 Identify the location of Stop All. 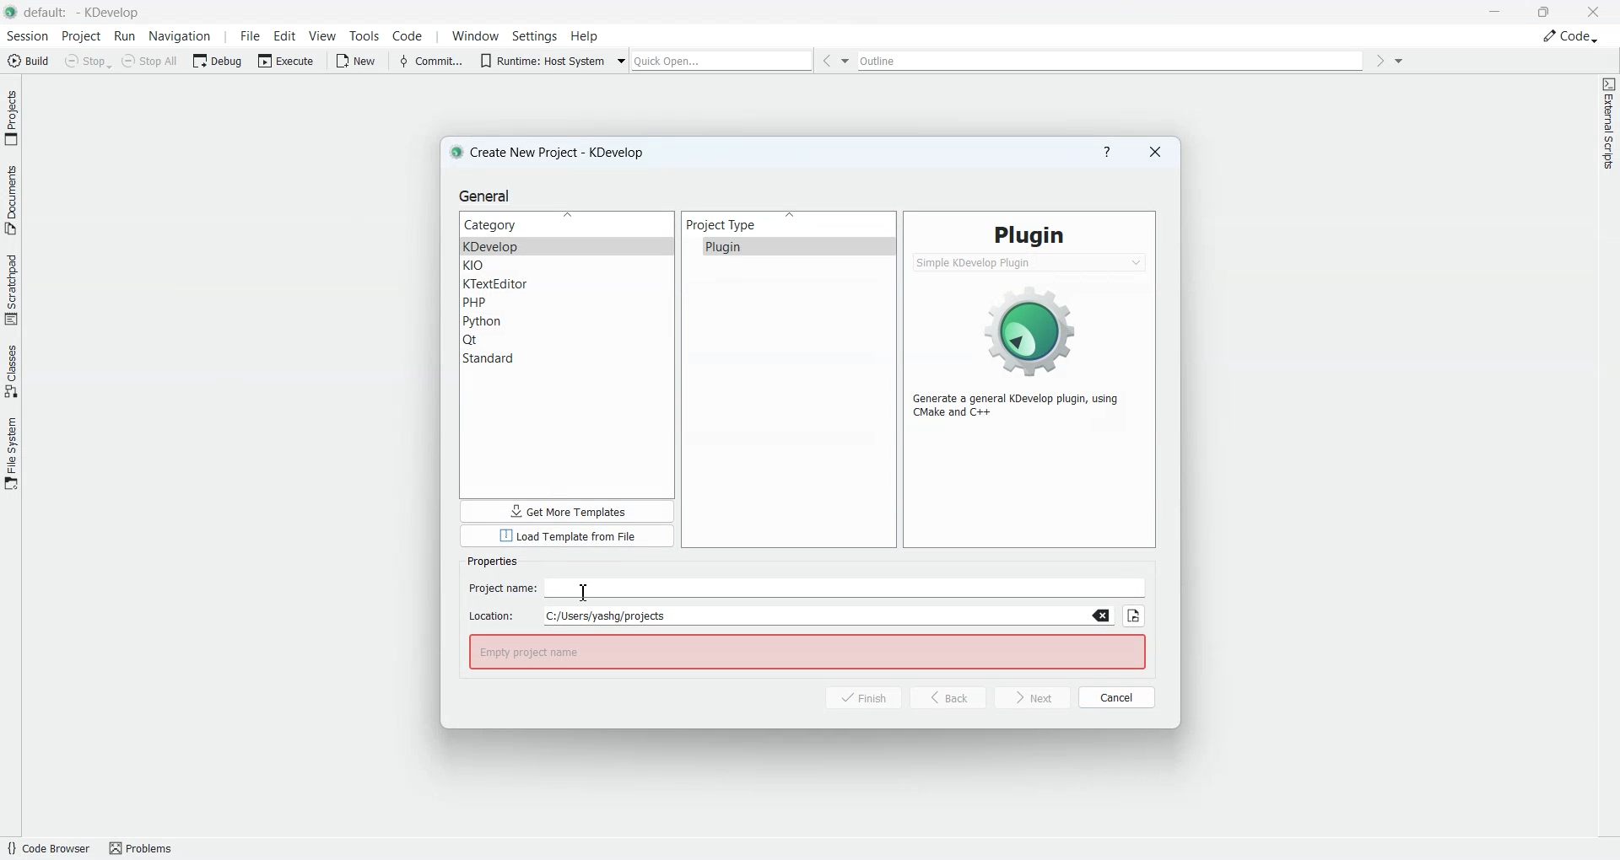
(152, 61).